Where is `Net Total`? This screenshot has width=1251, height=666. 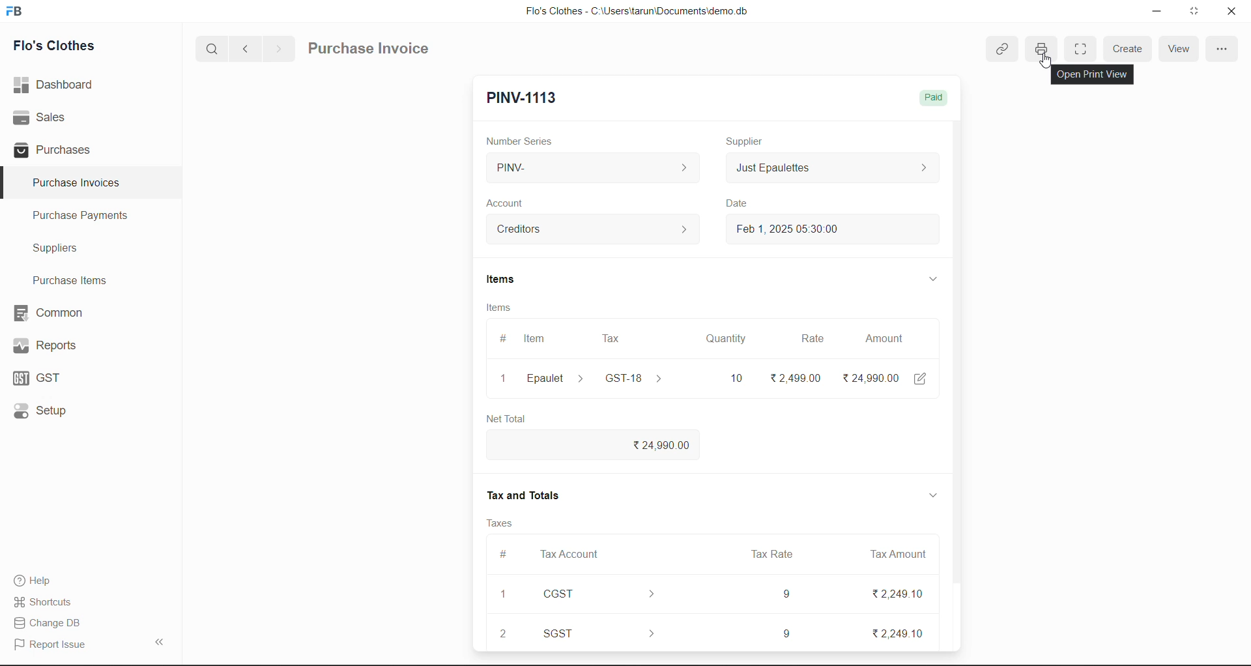
Net Total is located at coordinates (511, 417).